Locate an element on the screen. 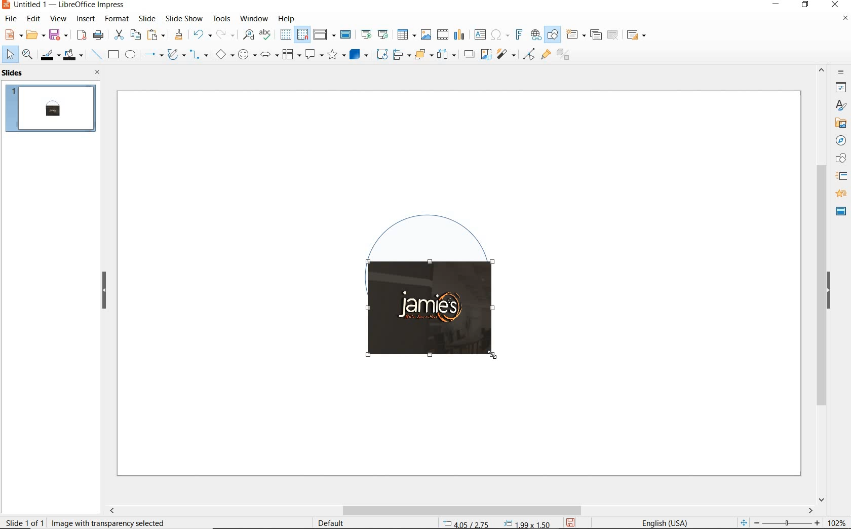 The height and width of the screenshot is (529, 851). zoom & pan is located at coordinates (28, 56).